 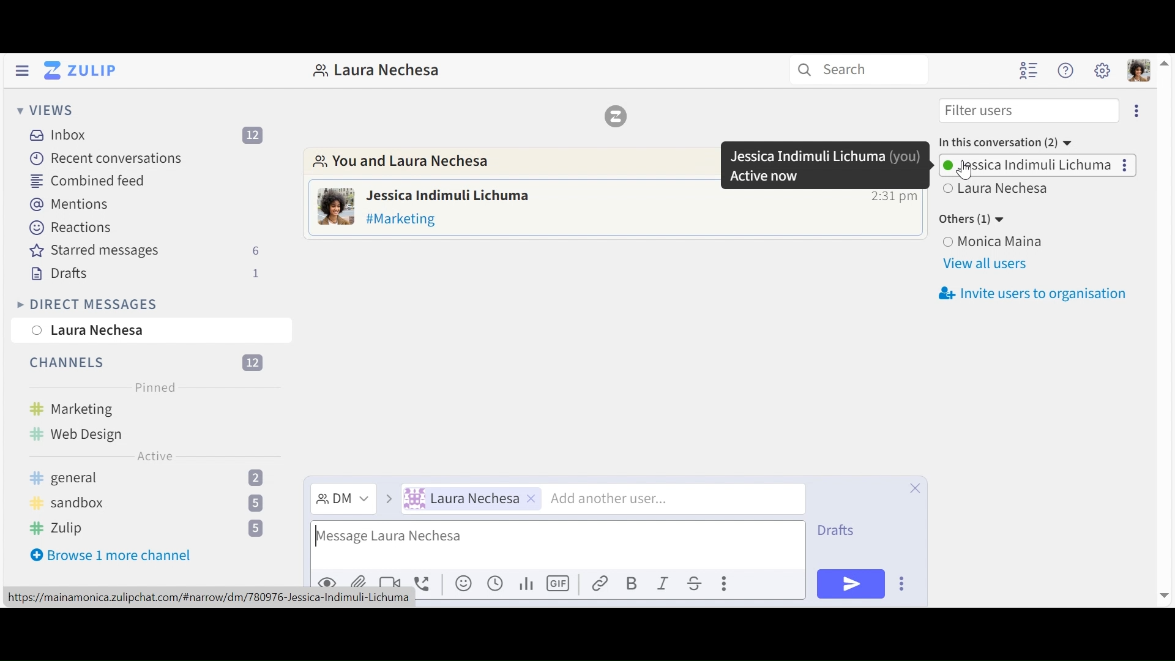 What do you see at coordinates (471, 499) in the screenshot?
I see `User` at bounding box center [471, 499].